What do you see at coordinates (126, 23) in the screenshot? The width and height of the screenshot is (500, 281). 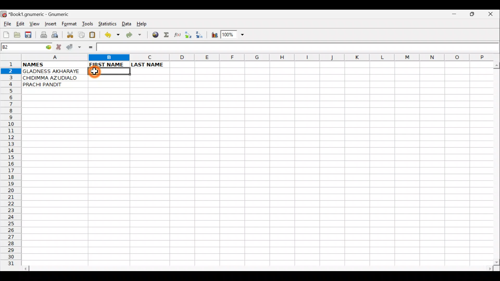 I see `Data` at bounding box center [126, 23].